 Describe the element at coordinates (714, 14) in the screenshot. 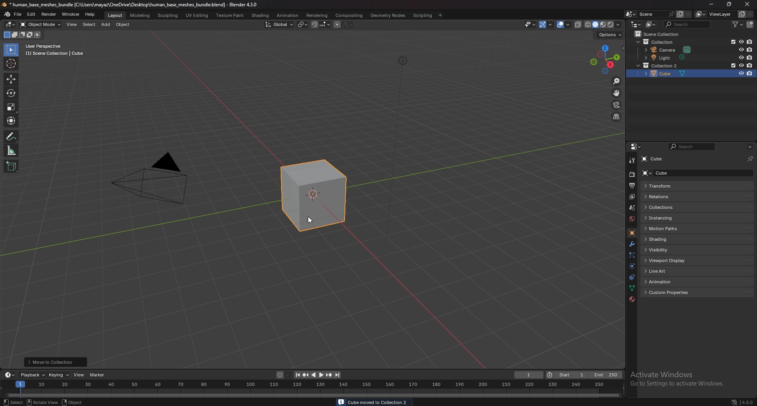

I see `view layer` at that location.